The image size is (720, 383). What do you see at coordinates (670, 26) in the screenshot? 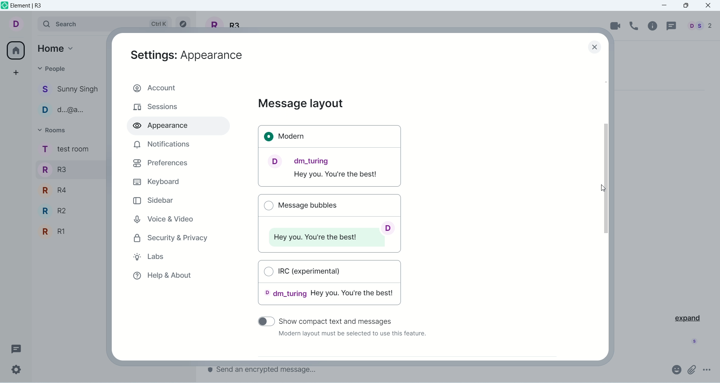
I see `threads` at bounding box center [670, 26].